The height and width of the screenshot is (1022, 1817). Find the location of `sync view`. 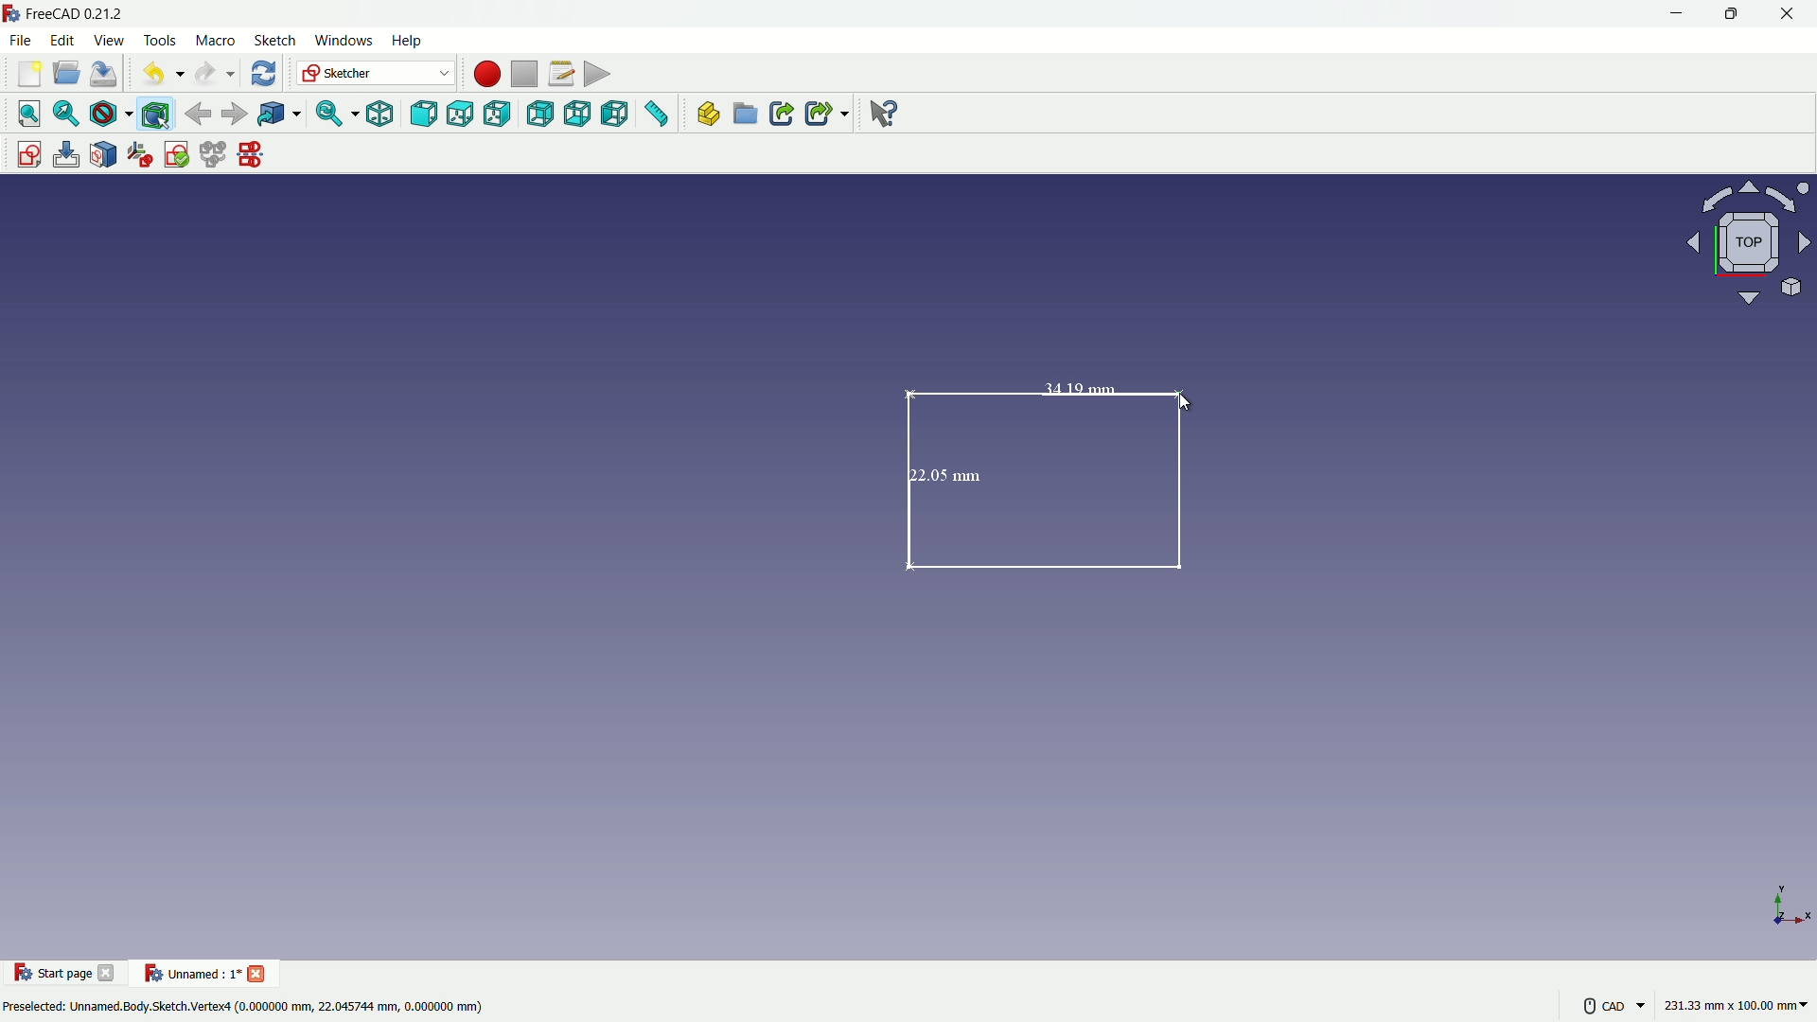

sync view is located at coordinates (330, 115).